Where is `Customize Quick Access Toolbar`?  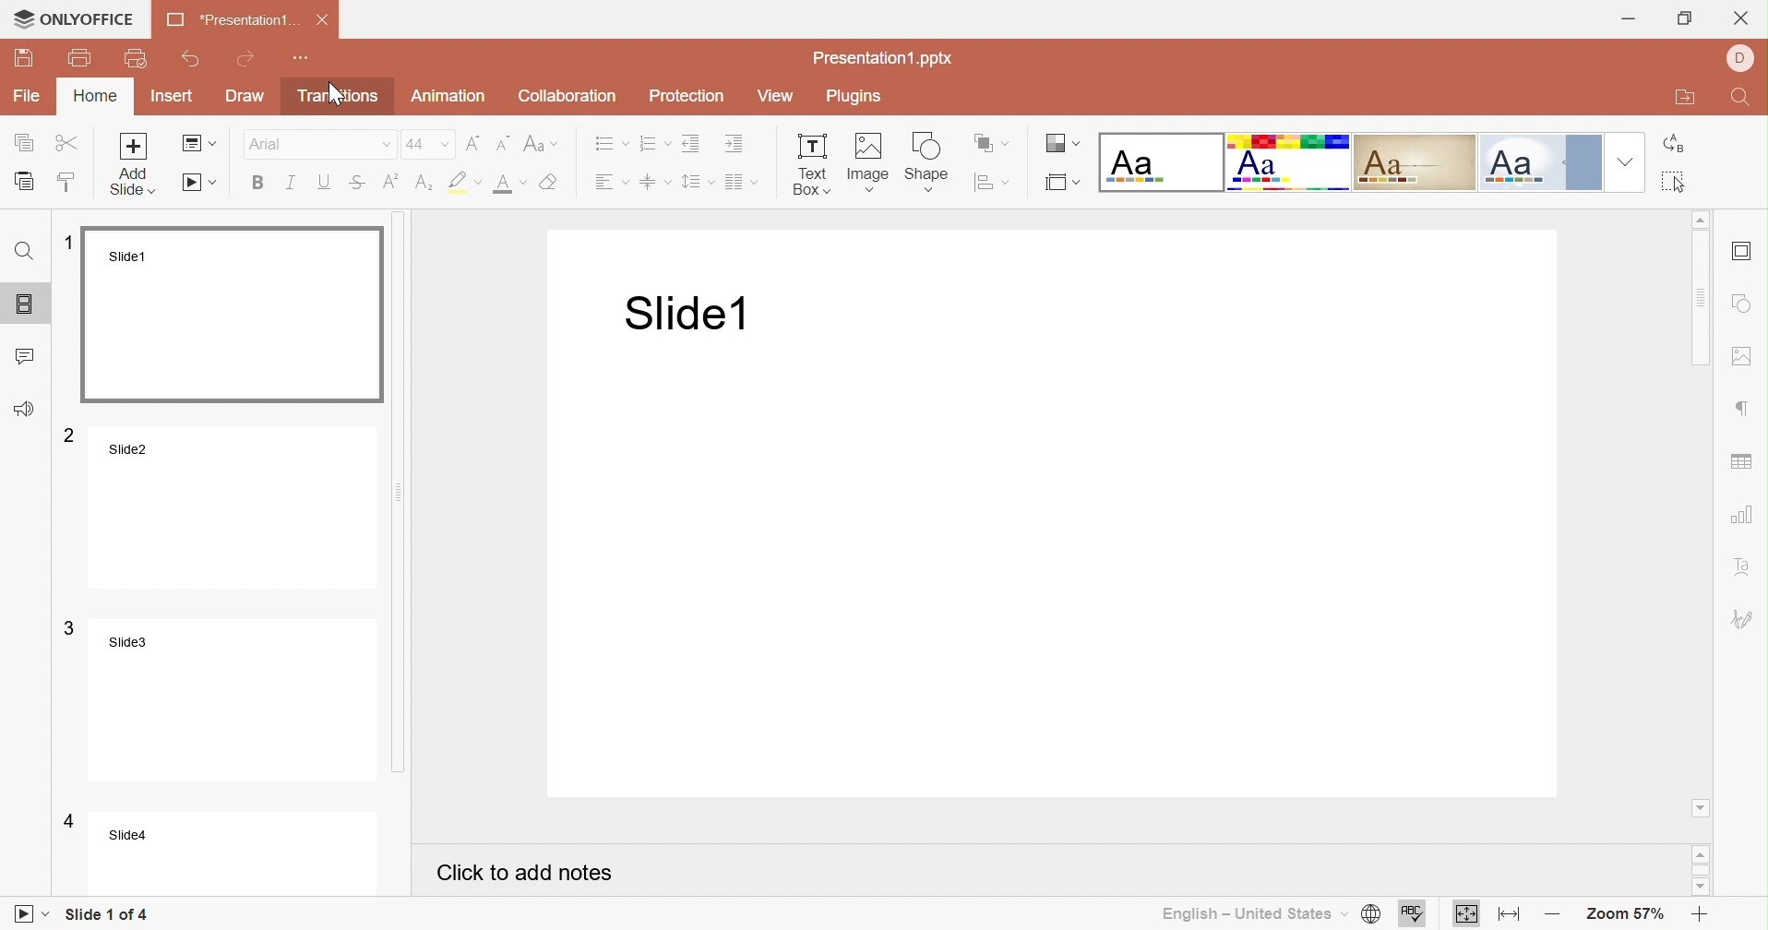 Customize Quick Access Toolbar is located at coordinates (302, 57).